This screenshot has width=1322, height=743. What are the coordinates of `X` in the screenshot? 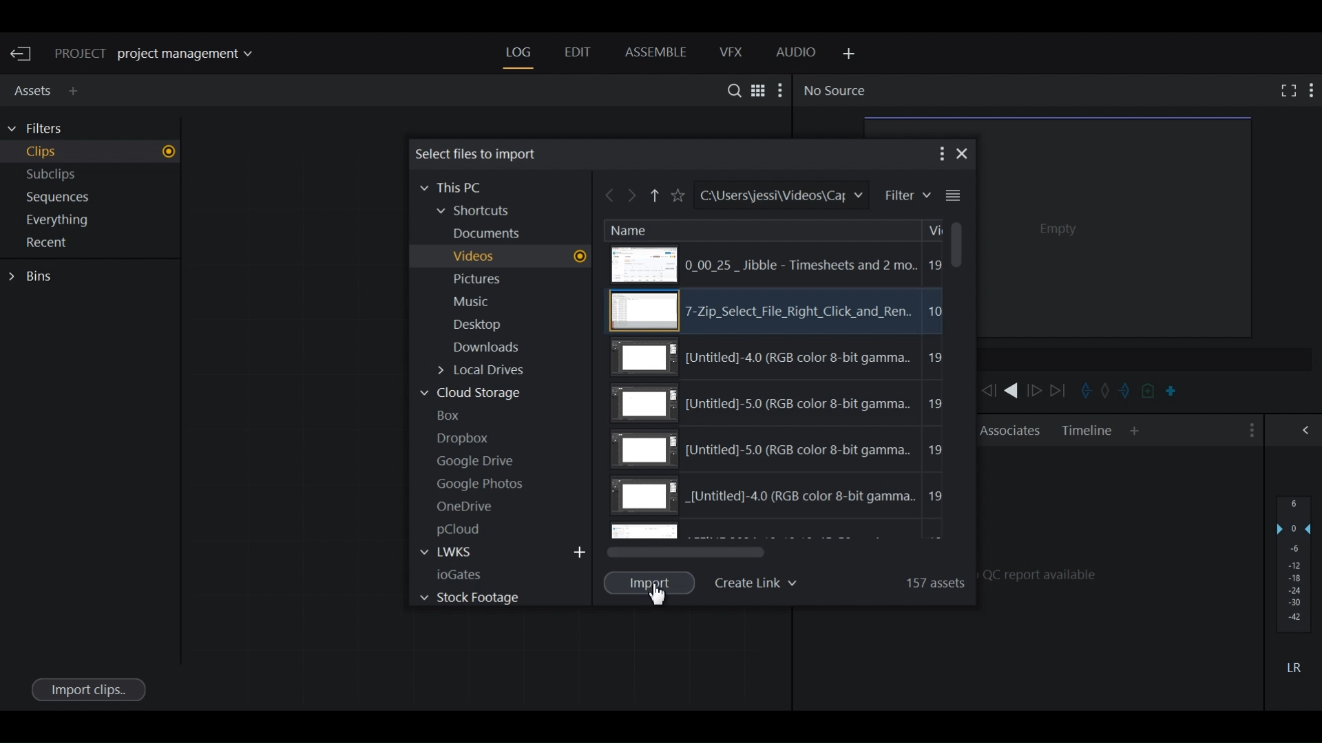 It's located at (963, 153).